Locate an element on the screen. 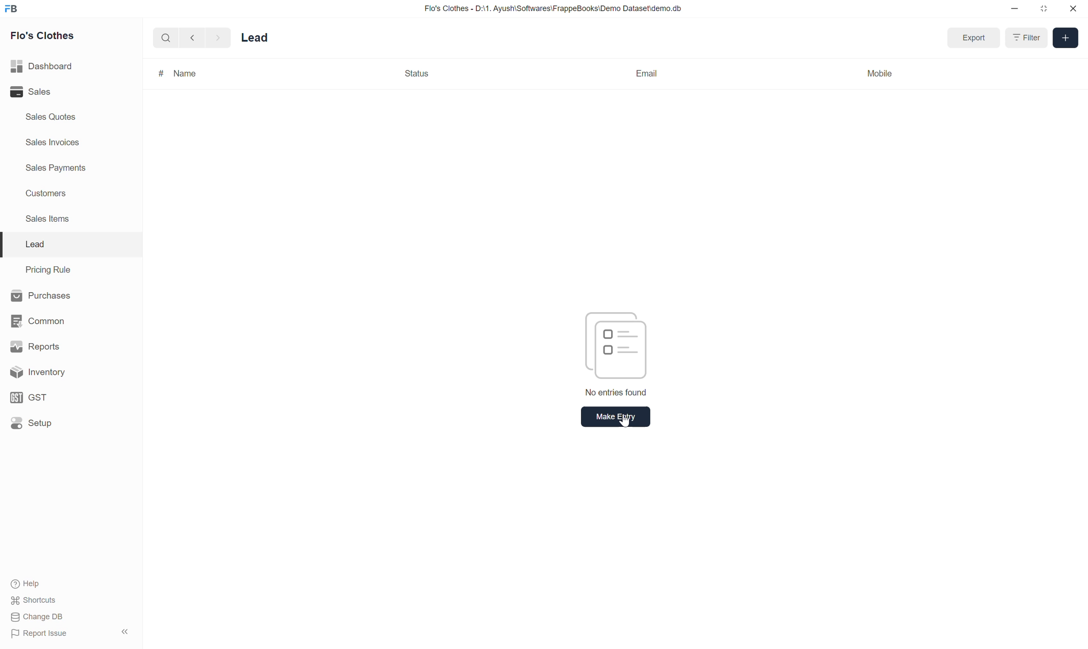  Flo's Clothes is located at coordinates (46, 36).